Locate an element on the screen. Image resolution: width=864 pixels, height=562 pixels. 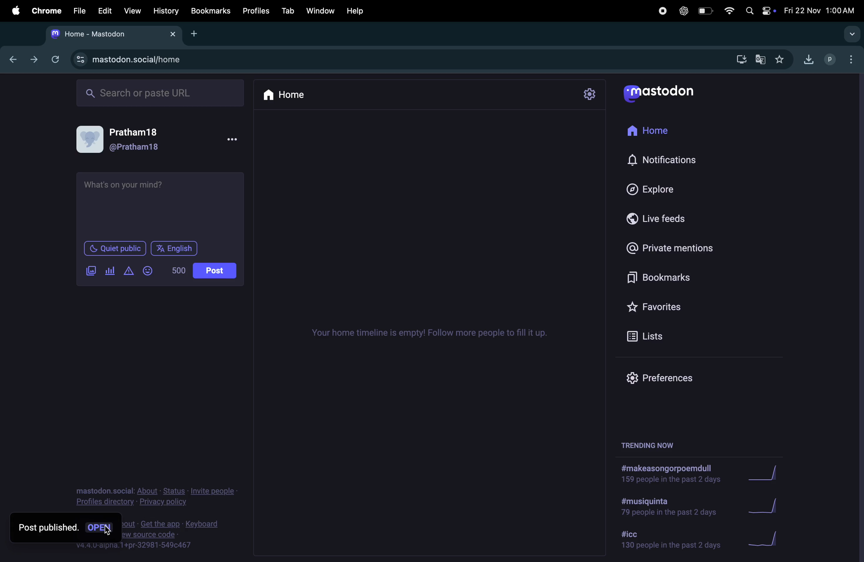
privacy and policy is located at coordinates (163, 502).